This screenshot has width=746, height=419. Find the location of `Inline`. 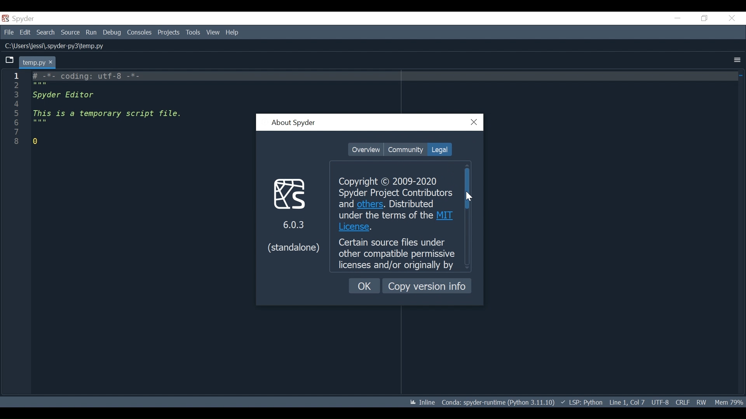

Inline is located at coordinates (419, 403).